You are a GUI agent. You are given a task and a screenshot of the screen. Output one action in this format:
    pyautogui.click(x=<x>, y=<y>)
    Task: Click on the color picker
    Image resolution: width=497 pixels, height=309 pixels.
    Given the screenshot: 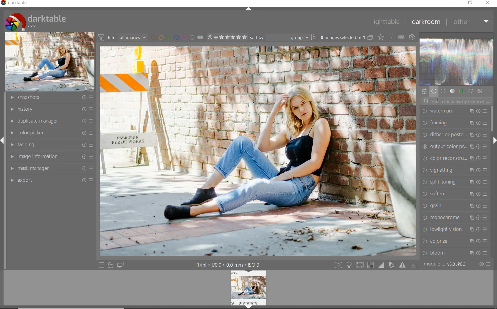 What is the action you would take?
    pyautogui.click(x=50, y=133)
    